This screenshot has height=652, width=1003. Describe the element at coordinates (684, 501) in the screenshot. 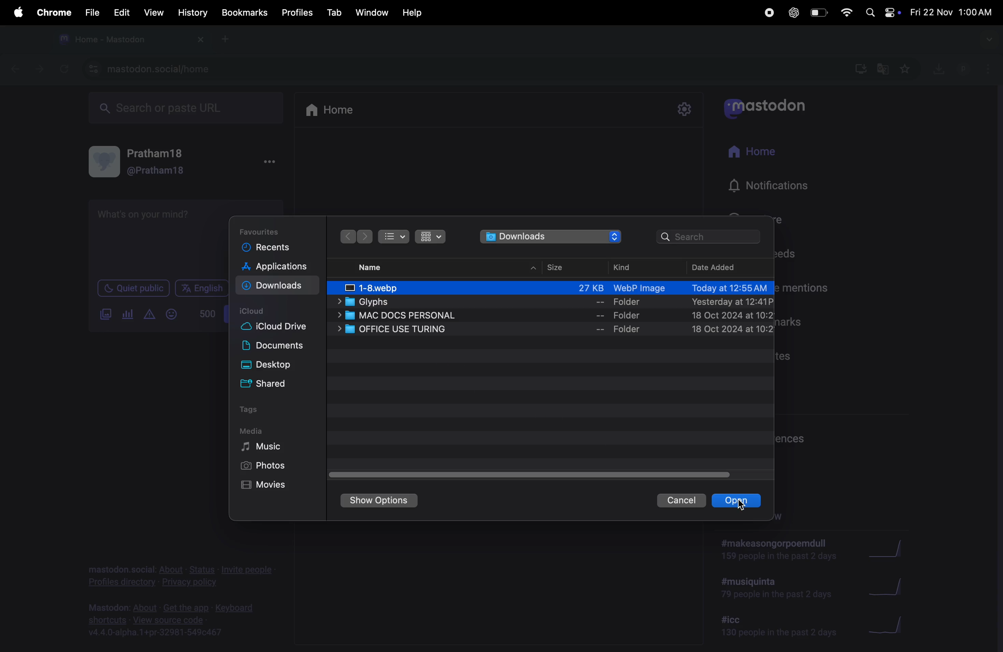

I see `cancel` at that location.